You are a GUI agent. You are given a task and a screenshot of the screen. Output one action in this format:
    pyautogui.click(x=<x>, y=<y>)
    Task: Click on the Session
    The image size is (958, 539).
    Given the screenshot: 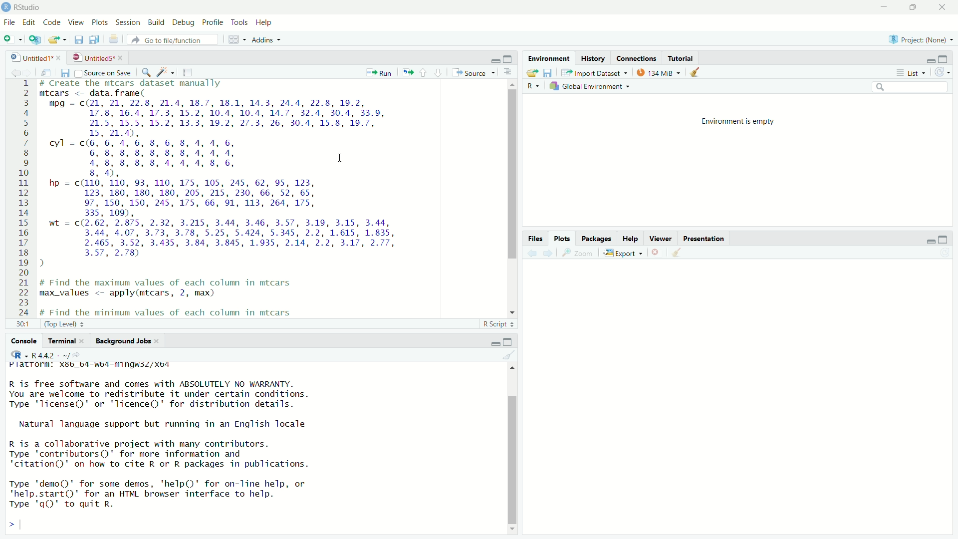 What is the action you would take?
    pyautogui.click(x=128, y=22)
    